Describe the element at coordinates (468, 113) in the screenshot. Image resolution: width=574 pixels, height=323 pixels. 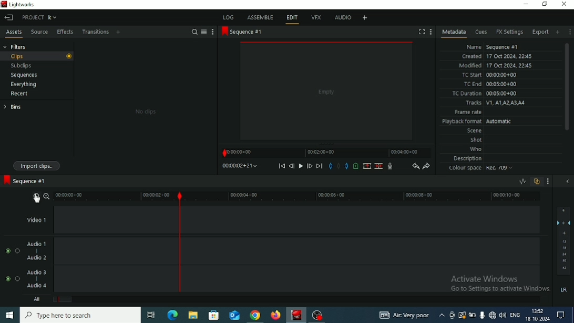
I see `Frame rate` at that location.